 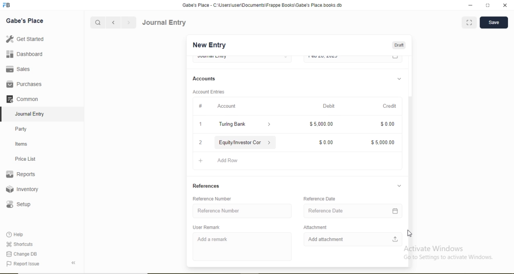 I want to click on Sales, so click(x=17, y=69).